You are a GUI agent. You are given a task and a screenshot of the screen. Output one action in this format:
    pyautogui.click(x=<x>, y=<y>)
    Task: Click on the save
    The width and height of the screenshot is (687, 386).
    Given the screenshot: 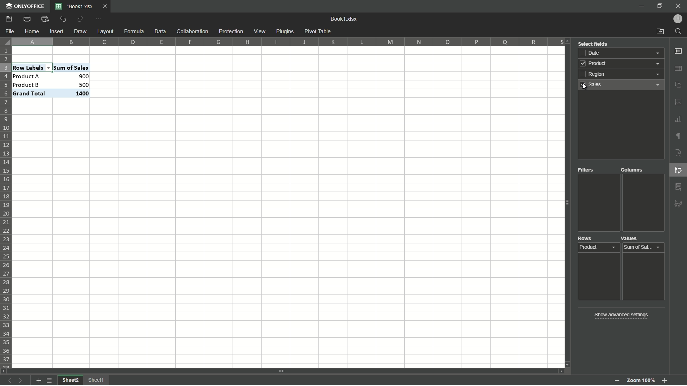 What is the action you would take?
    pyautogui.click(x=9, y=19)
    